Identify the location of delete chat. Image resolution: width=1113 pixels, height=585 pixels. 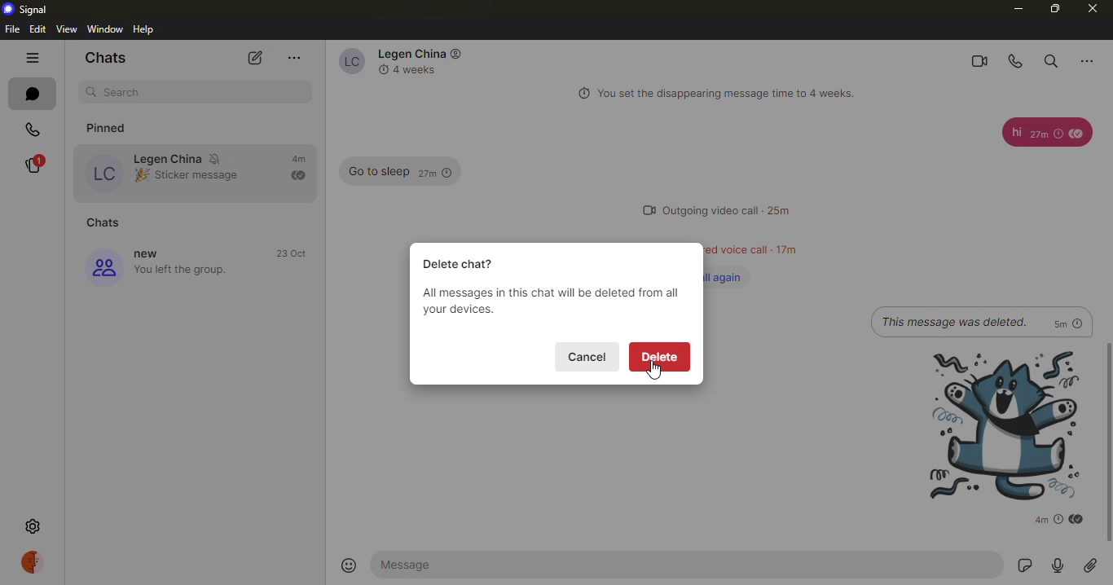
(463, 263).